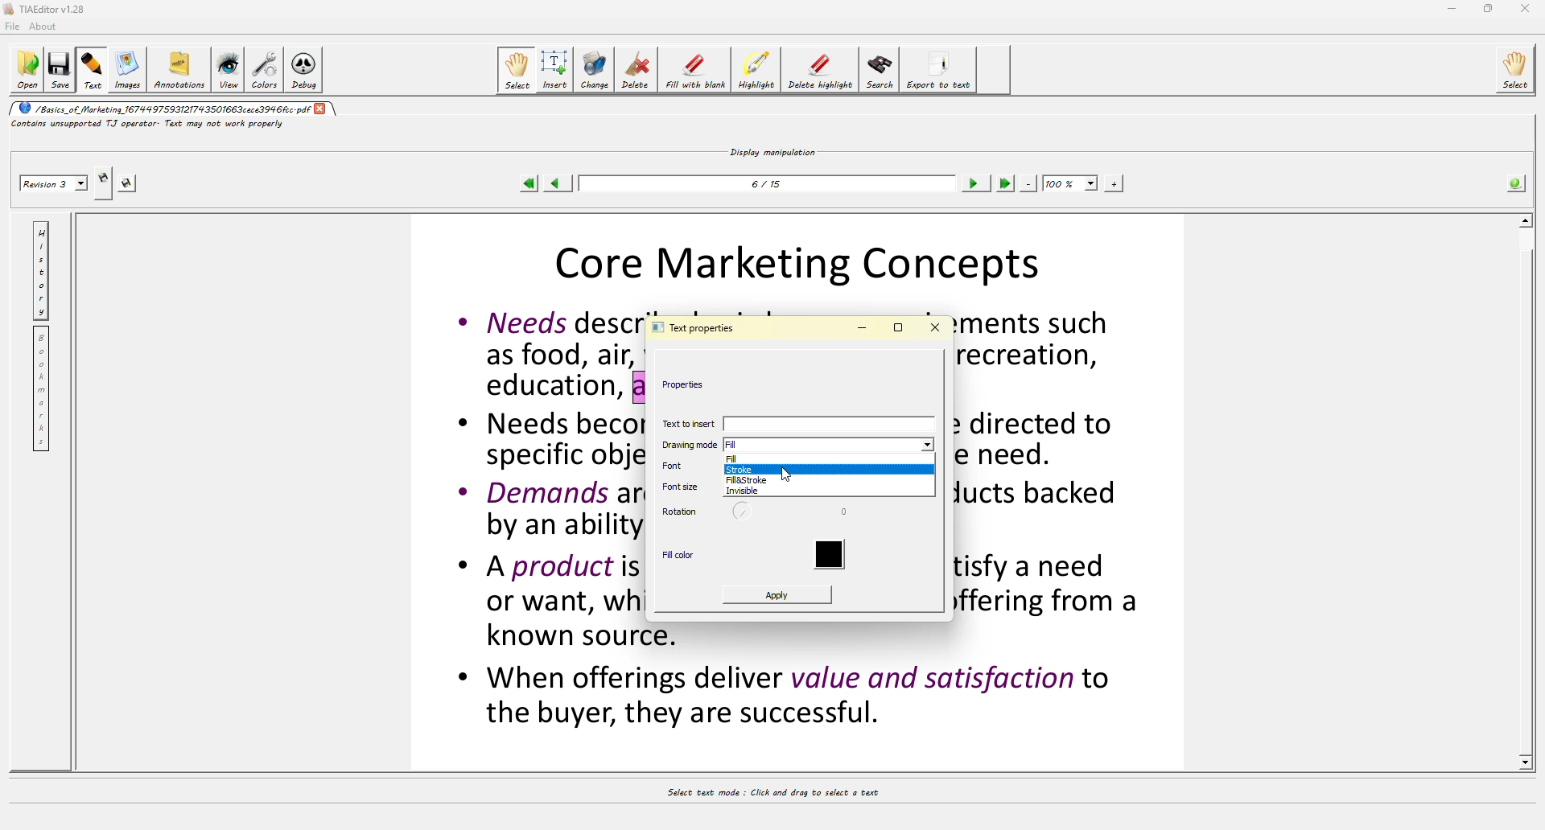 The height and width of the screenshot is (830, 1545). What do you see at coordinates (769, 188) in the screenshot?
I see `6/15` at bounding box center [769, 188].